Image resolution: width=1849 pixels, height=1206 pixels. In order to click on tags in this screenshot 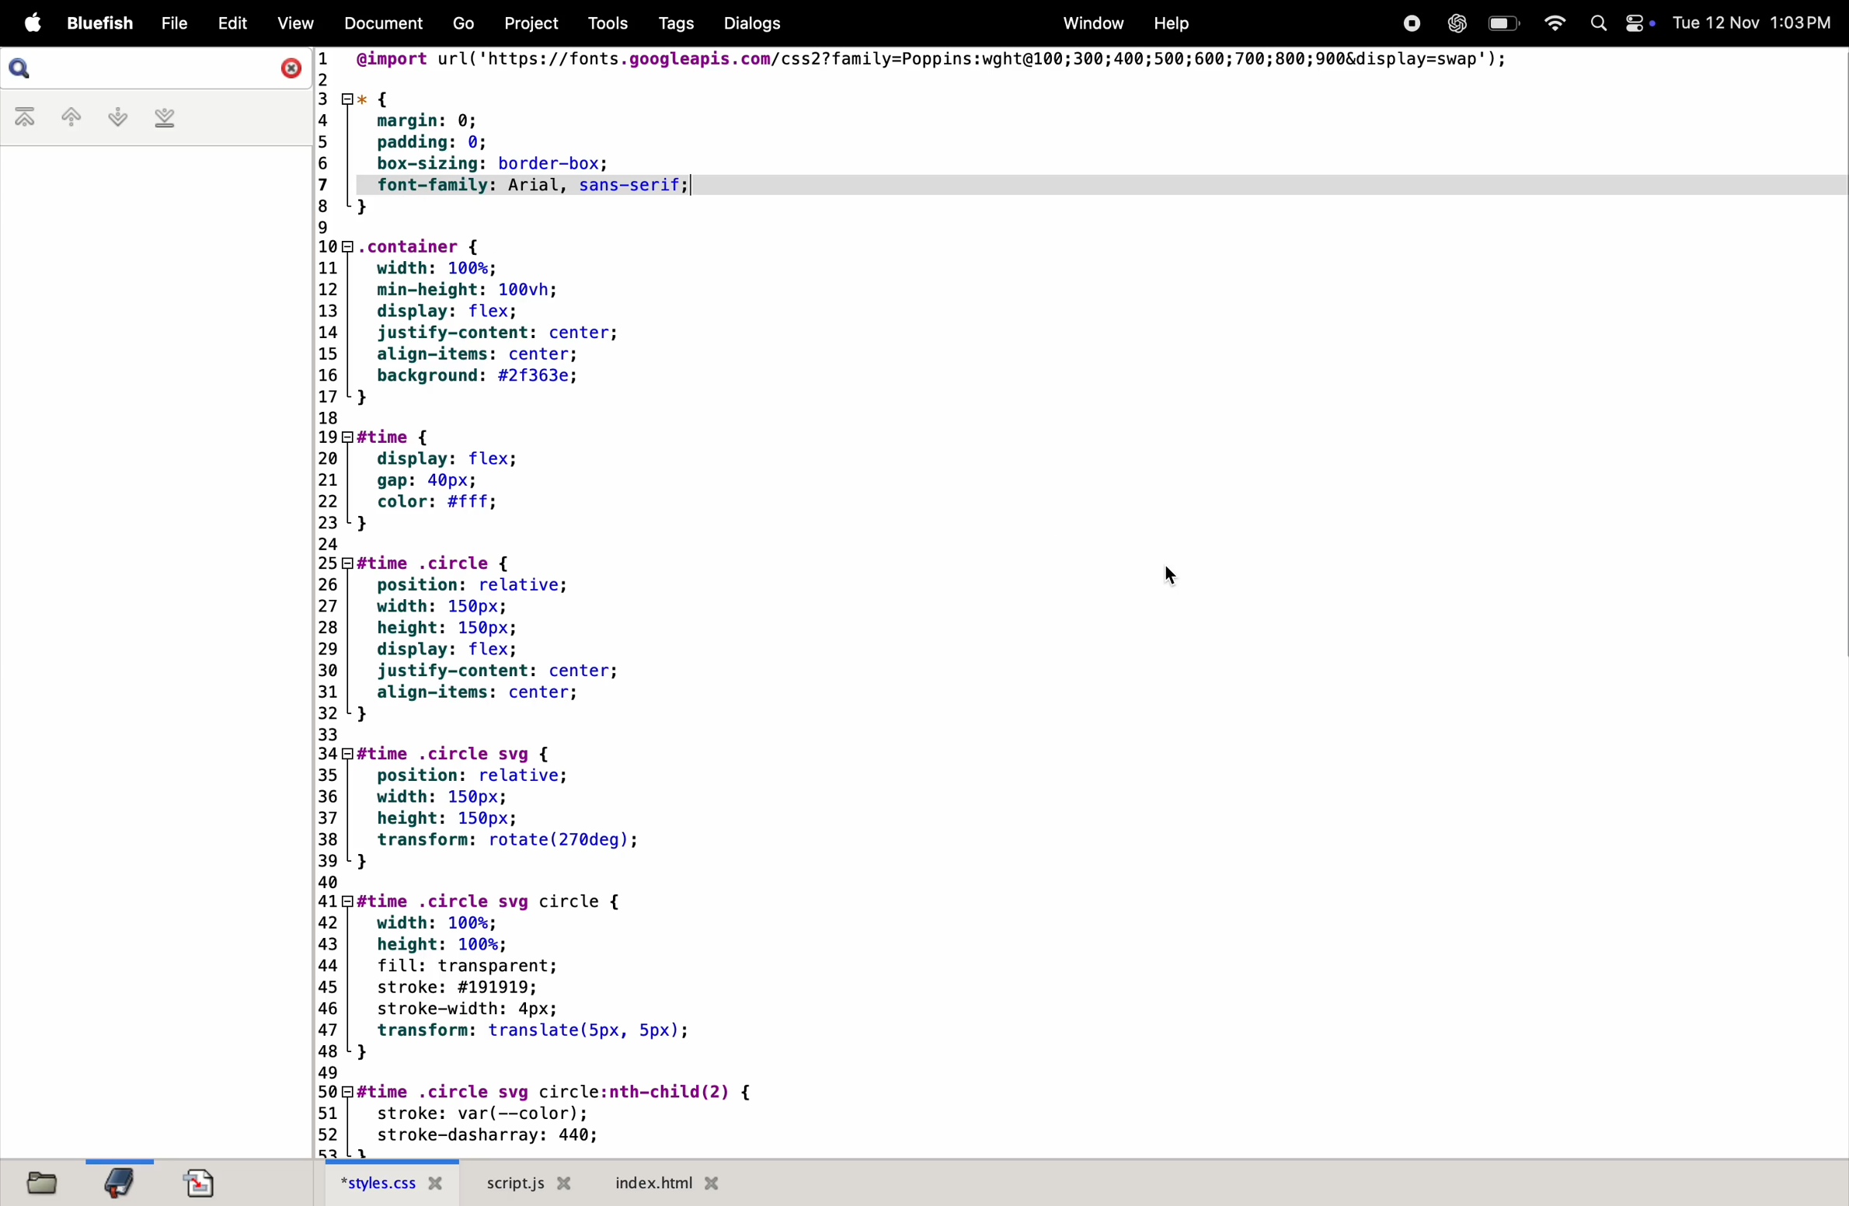, I will do `click(670, 25)`.